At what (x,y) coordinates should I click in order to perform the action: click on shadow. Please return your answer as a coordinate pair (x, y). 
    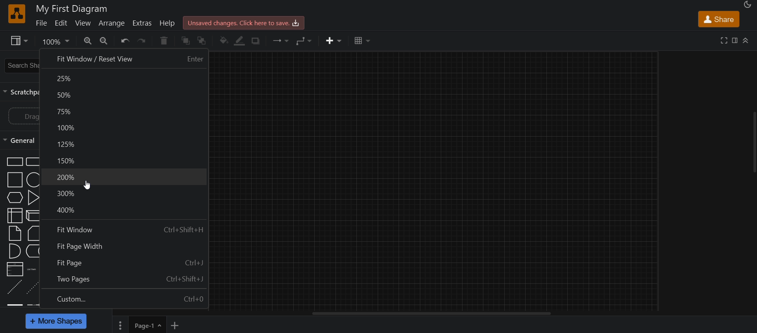
    Looking at the image, I should click on (262, 41).